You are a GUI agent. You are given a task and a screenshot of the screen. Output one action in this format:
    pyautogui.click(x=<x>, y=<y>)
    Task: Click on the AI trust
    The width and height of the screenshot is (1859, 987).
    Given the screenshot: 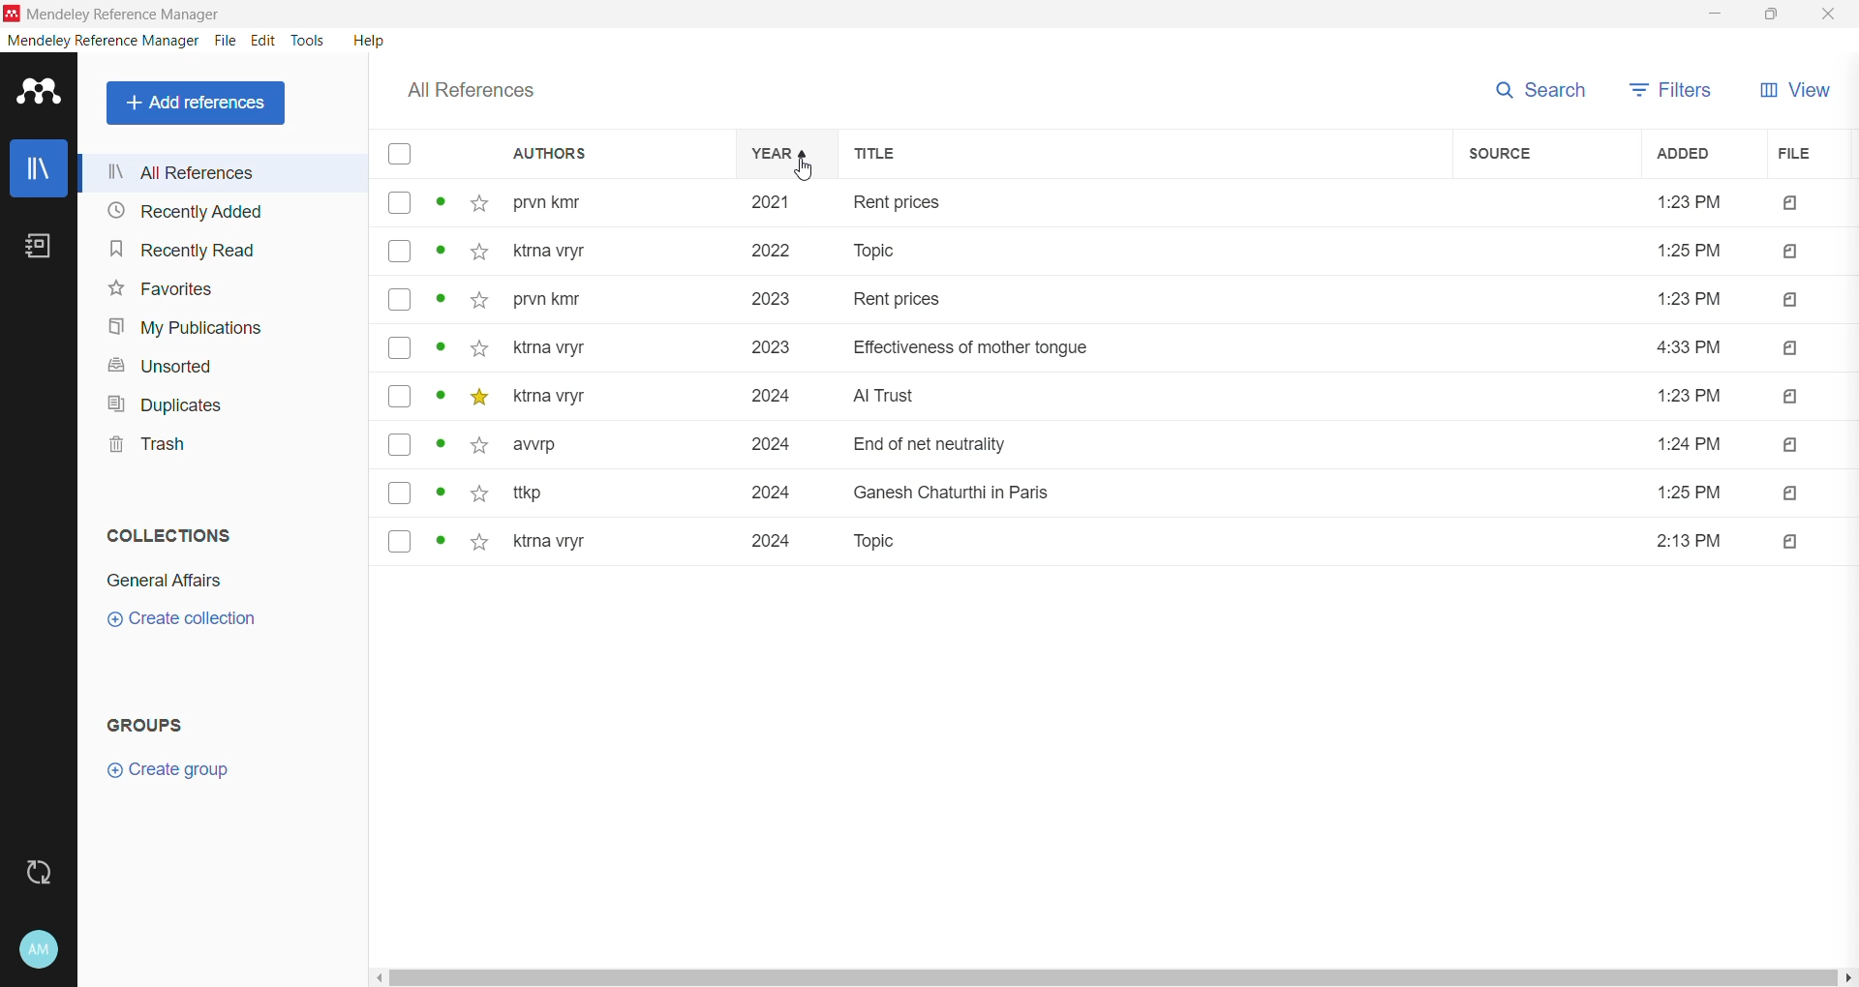 What is the action you would take?
    pyautogui.click(x=892, y=396)
    